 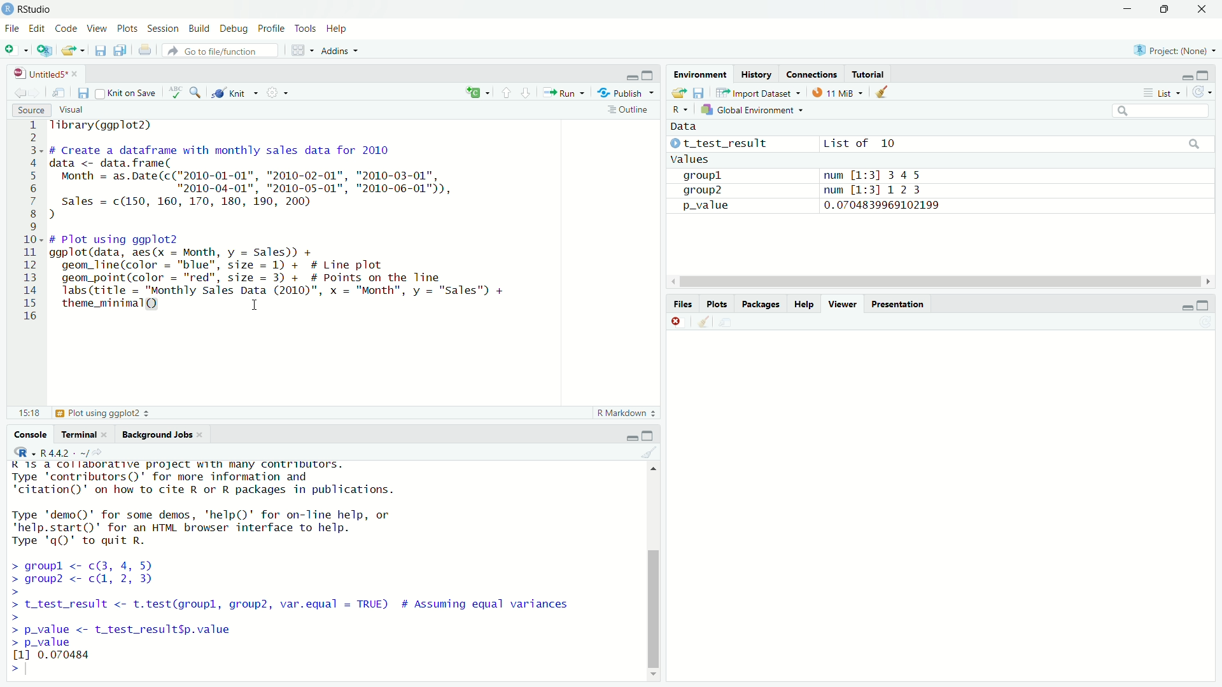 I want to click on RStudio, so click(x=31, y=9).